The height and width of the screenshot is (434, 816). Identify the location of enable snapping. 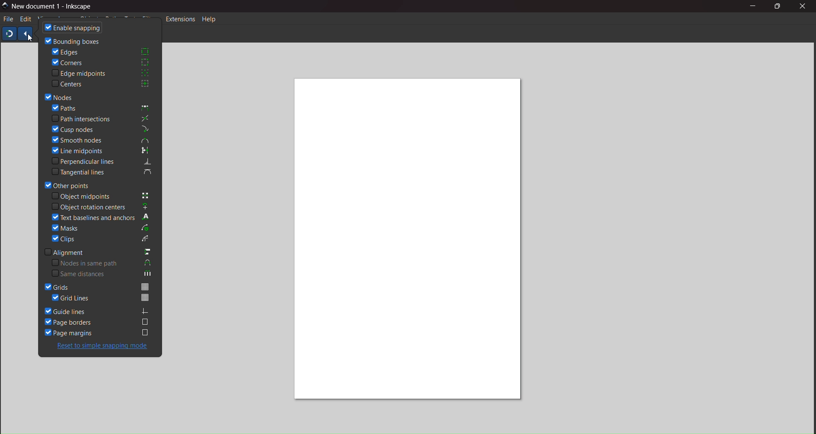
(74, 28).